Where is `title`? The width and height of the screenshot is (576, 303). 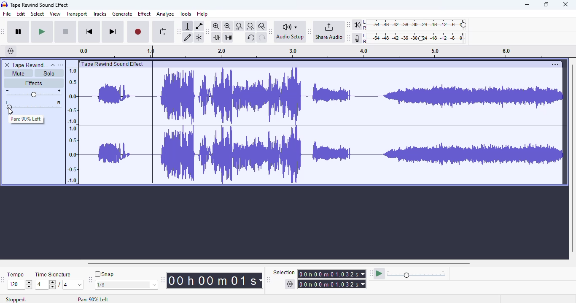 title is located at coordinates (40, 5).